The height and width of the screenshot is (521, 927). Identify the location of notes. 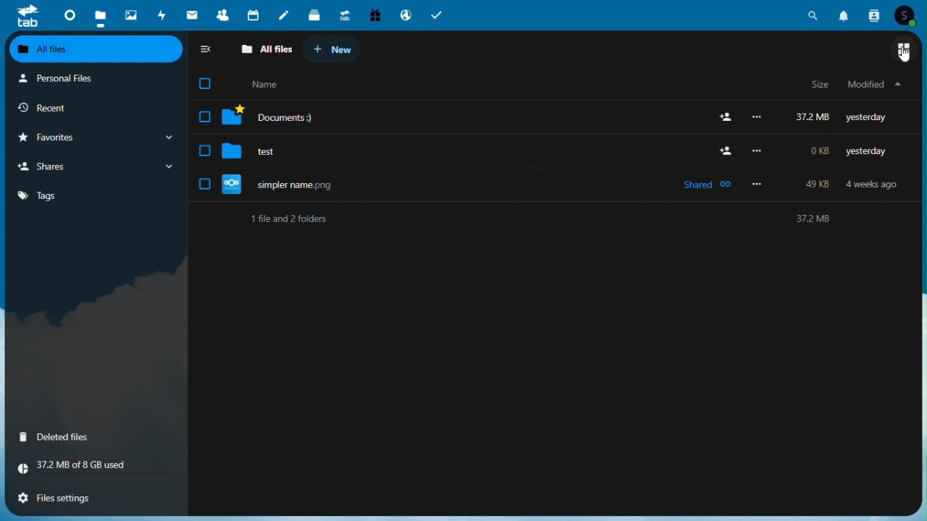
(283, 14).